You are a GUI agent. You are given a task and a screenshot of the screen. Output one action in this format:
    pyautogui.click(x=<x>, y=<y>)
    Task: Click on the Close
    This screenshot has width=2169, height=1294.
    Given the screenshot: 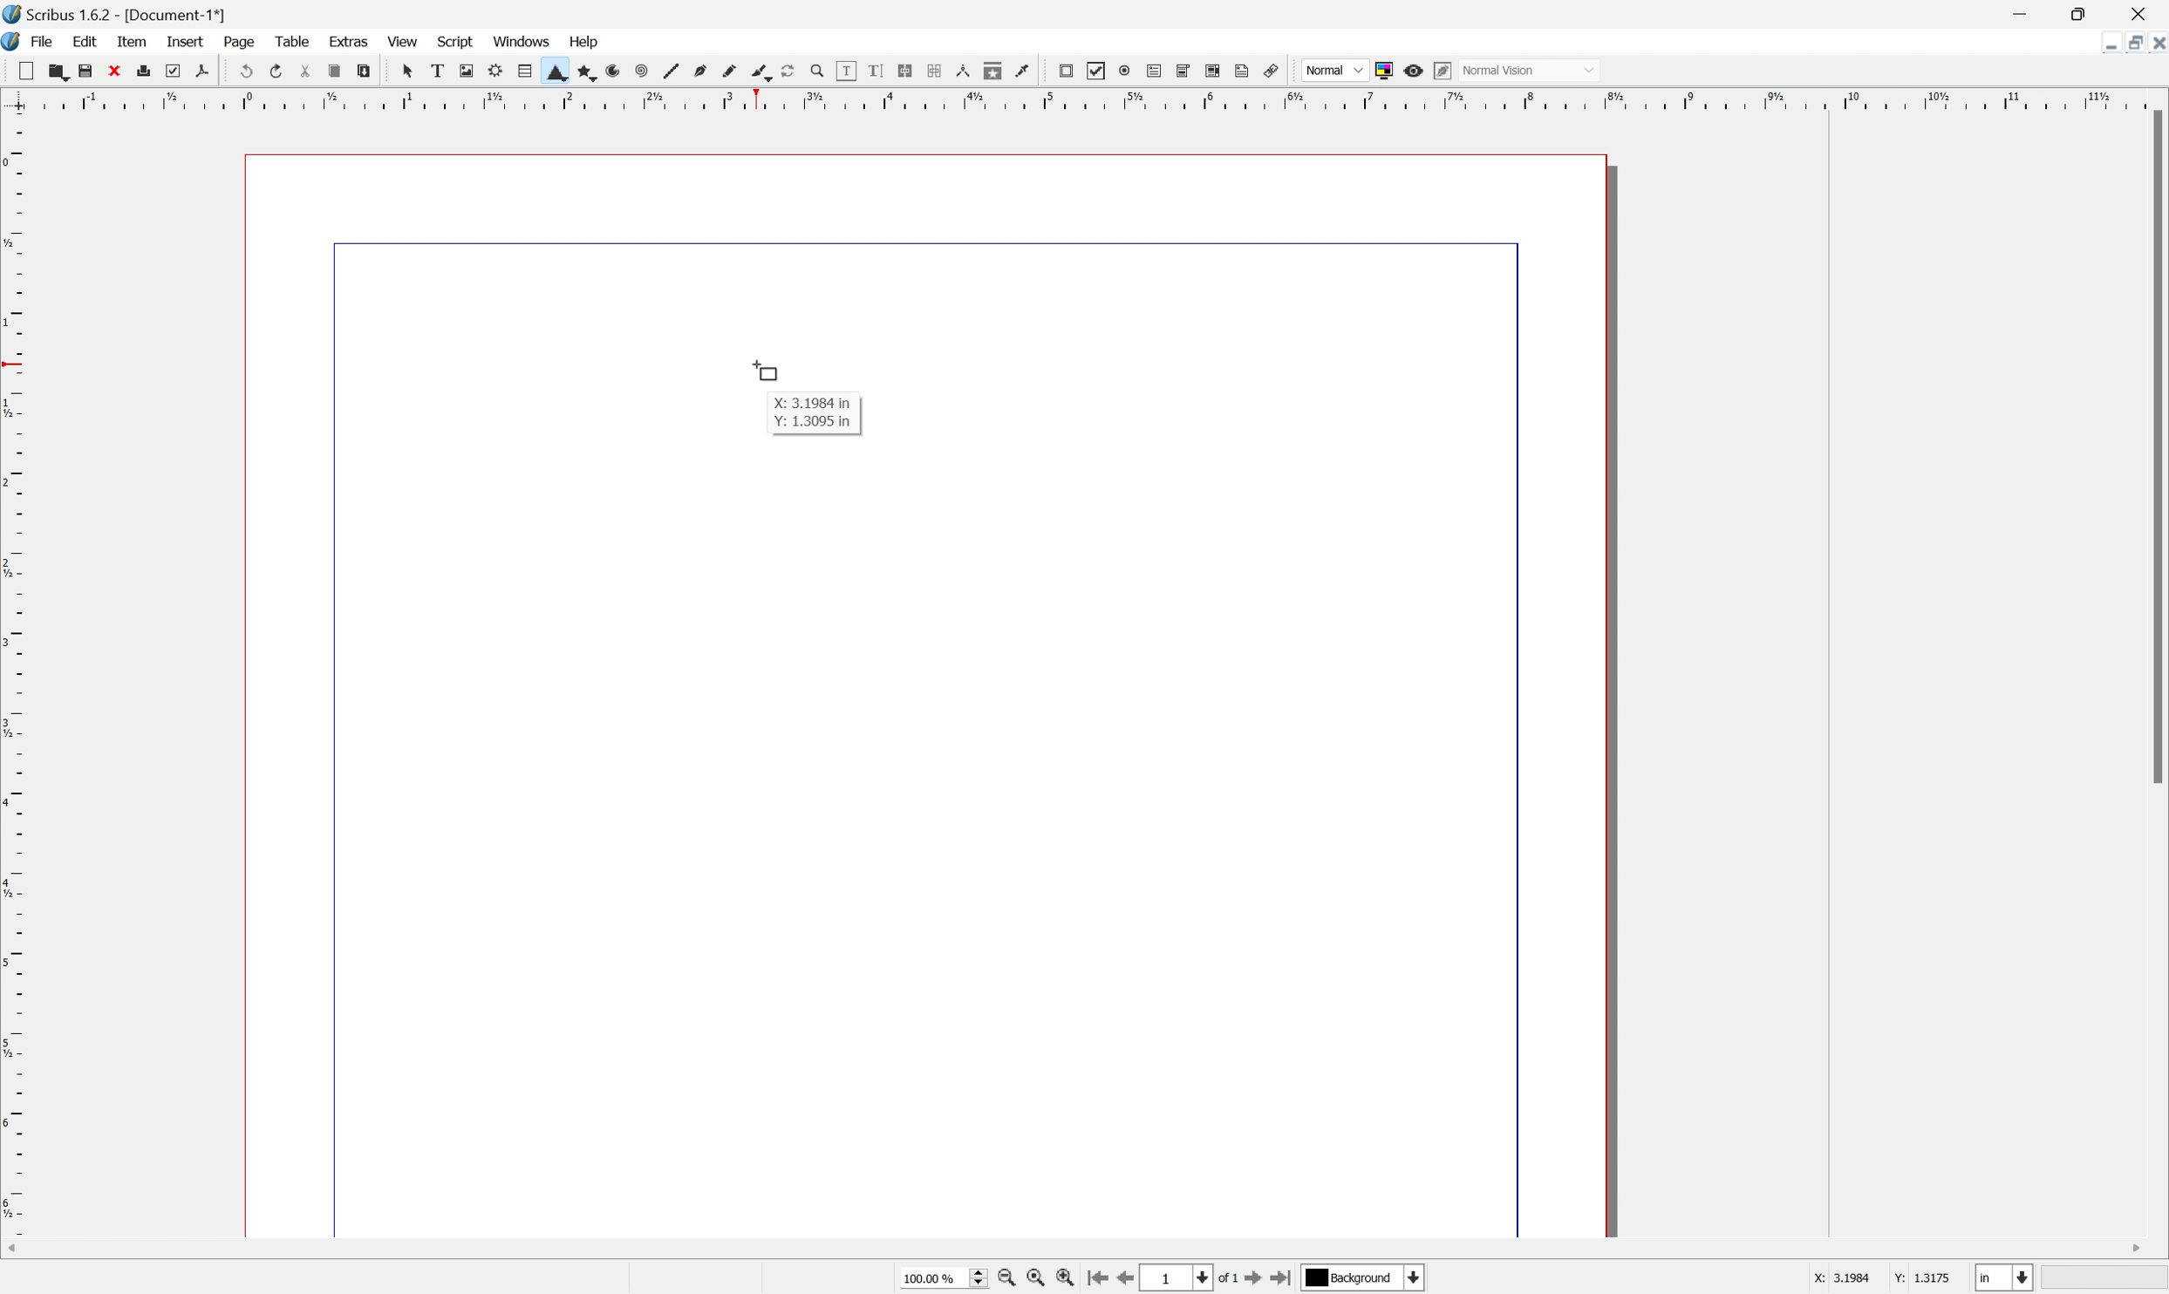 What is the action you would take?
    pyautogui.click(x=2155, y=44)
    